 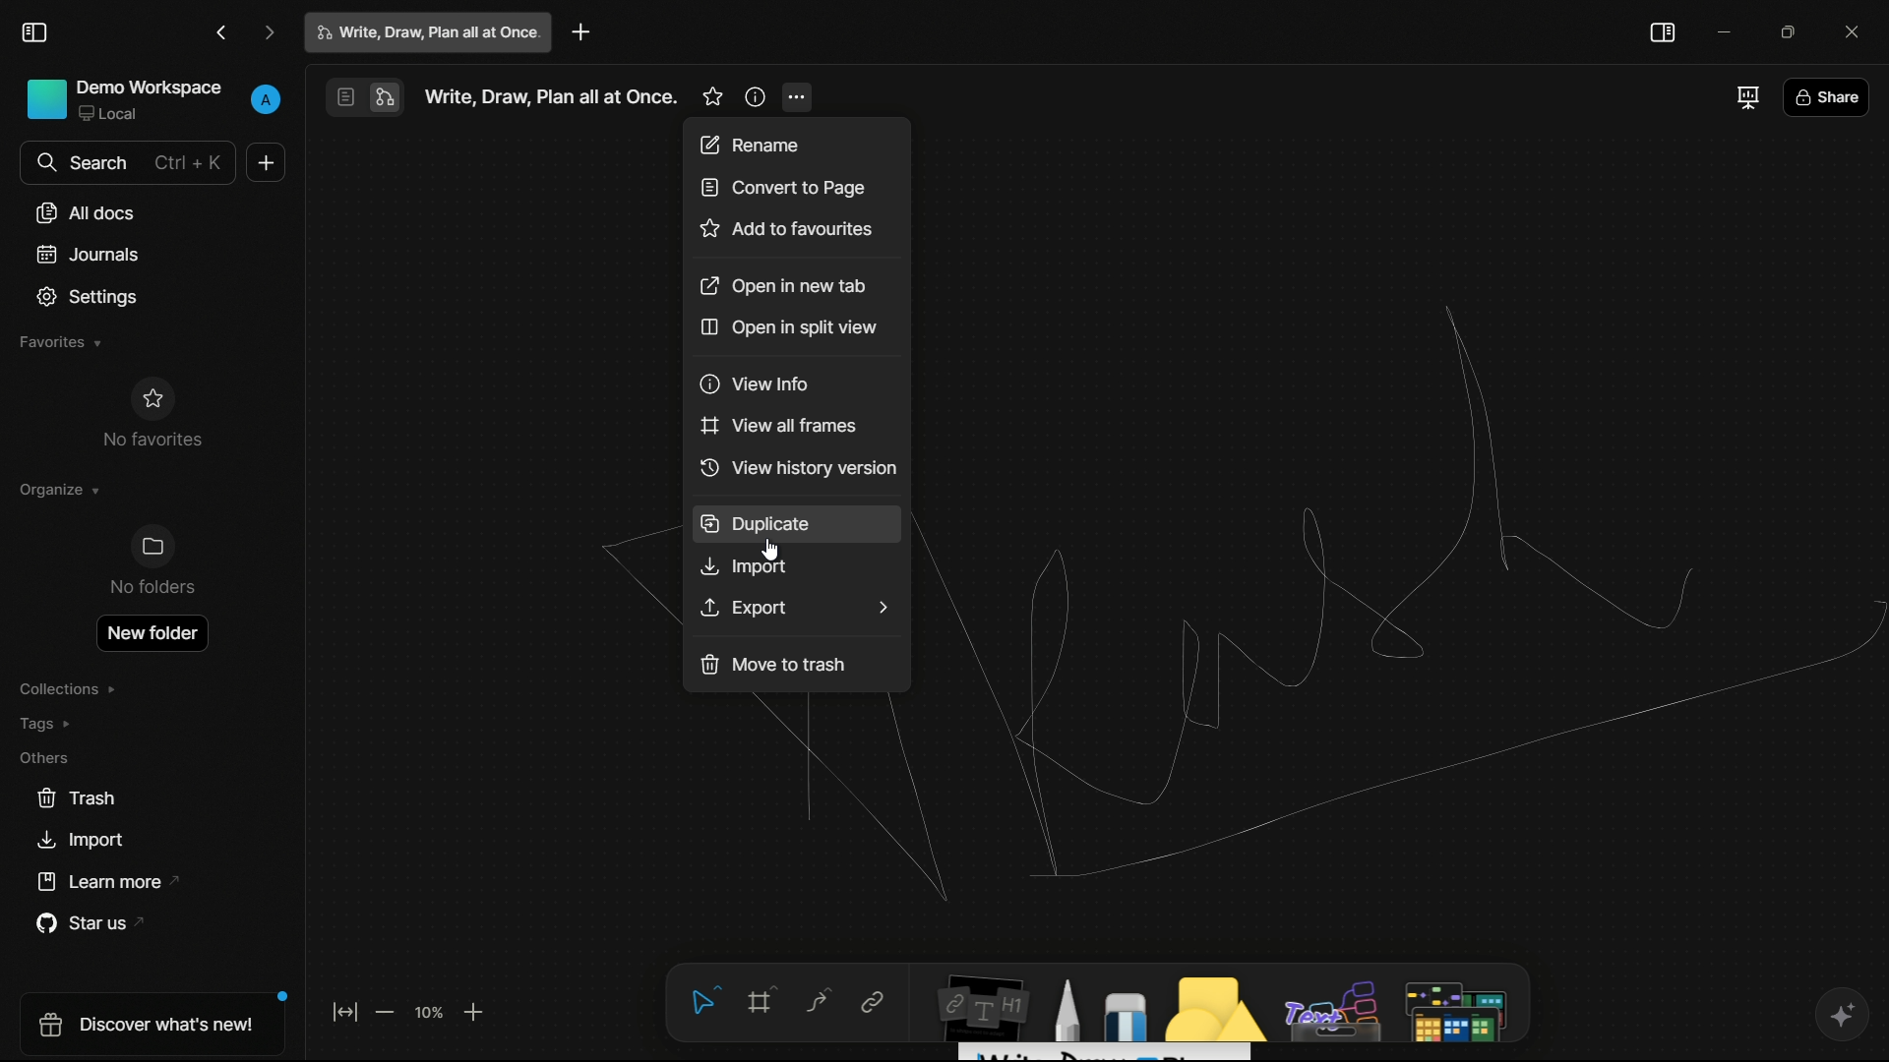 What do you see at coordinates (755, 98) in the screenshot?
I see `more information` at bounding box center [755, 98].